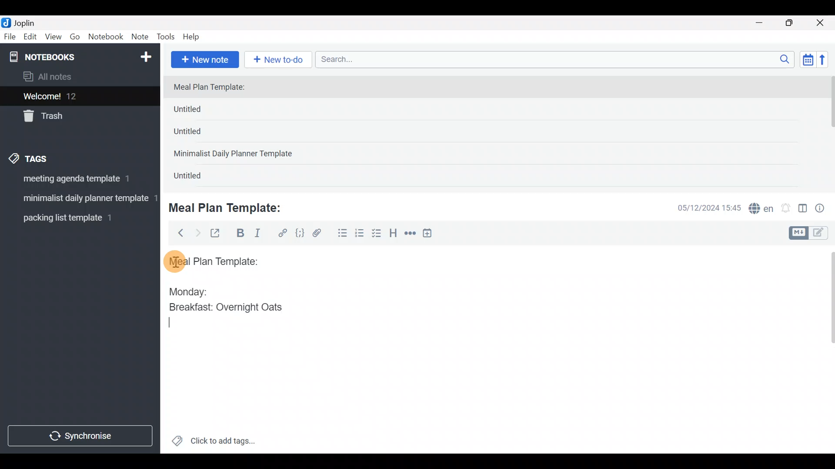 Image resolution: width=835 pixels, height=469 pixels. Describe the element at coordinates (176, 323) in the screenshot. I see `text Cursor` at that location.